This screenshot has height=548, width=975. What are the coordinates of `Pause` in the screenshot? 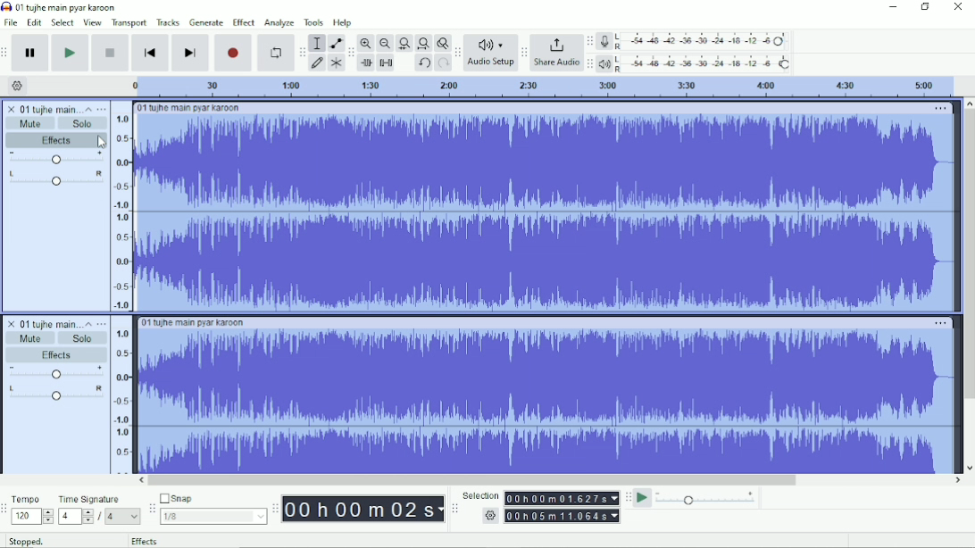 It's located at (32, 53).